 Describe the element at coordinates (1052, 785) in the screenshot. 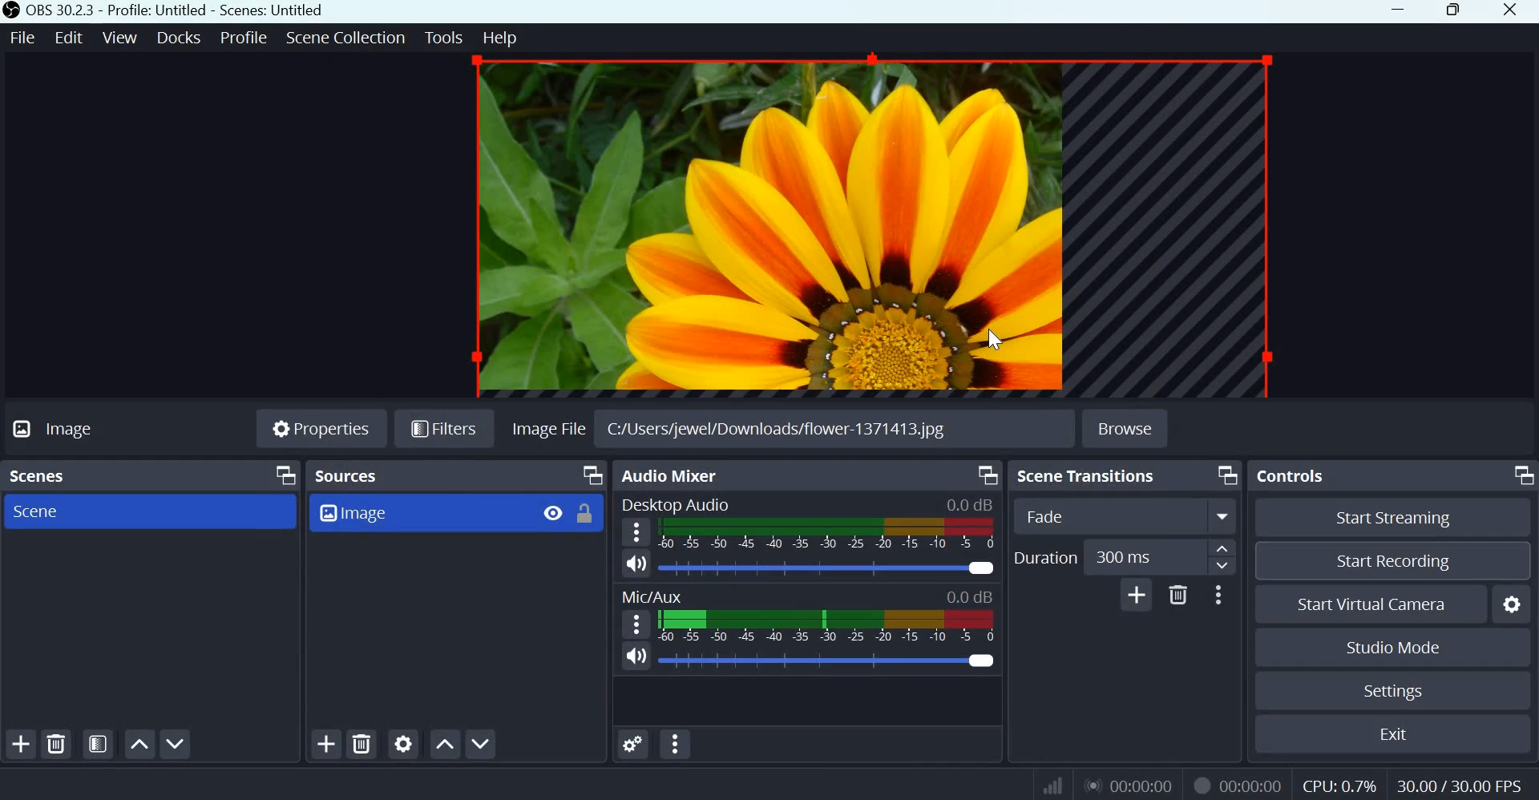

I see `Connection Status Indicator` at that location.